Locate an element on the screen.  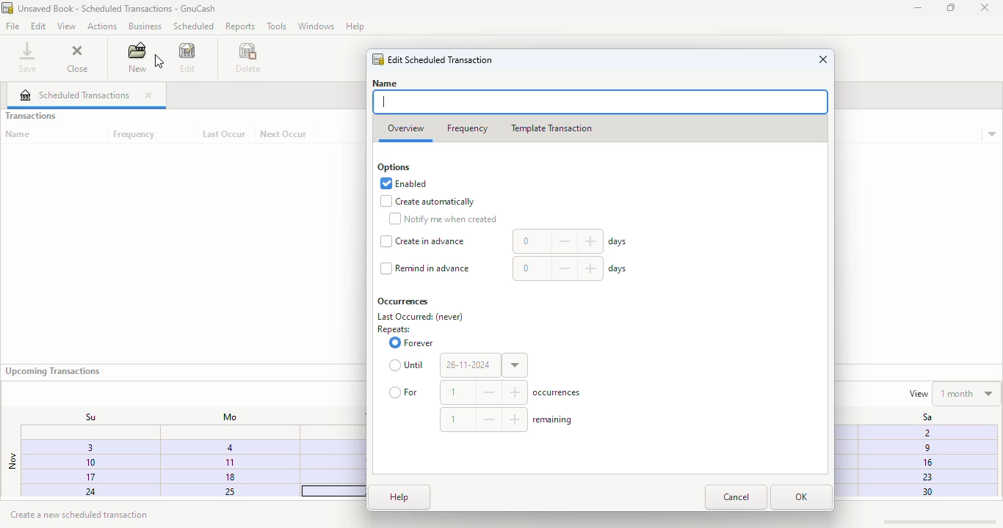
edit scheduled transaction is located at coordinates (441, 59).